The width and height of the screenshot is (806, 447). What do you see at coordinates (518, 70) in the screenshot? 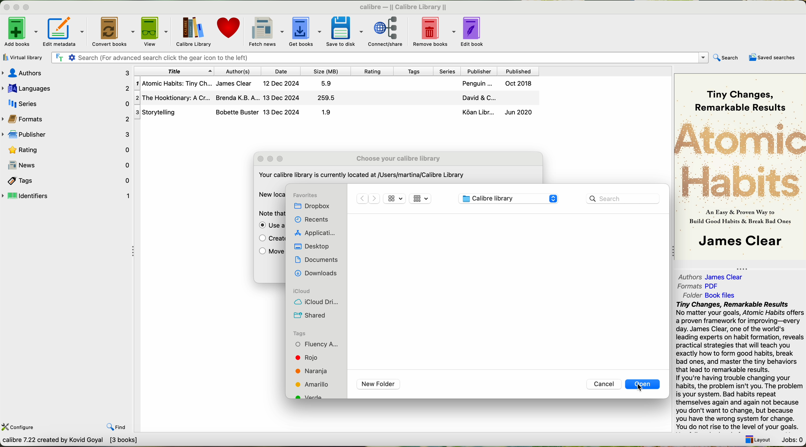
I see `published` at bounding box center [518, 70].